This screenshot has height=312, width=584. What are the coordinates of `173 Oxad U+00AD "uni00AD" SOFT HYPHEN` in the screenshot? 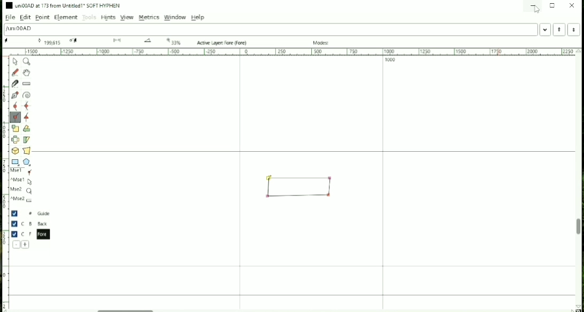 It's located at (577, 306).